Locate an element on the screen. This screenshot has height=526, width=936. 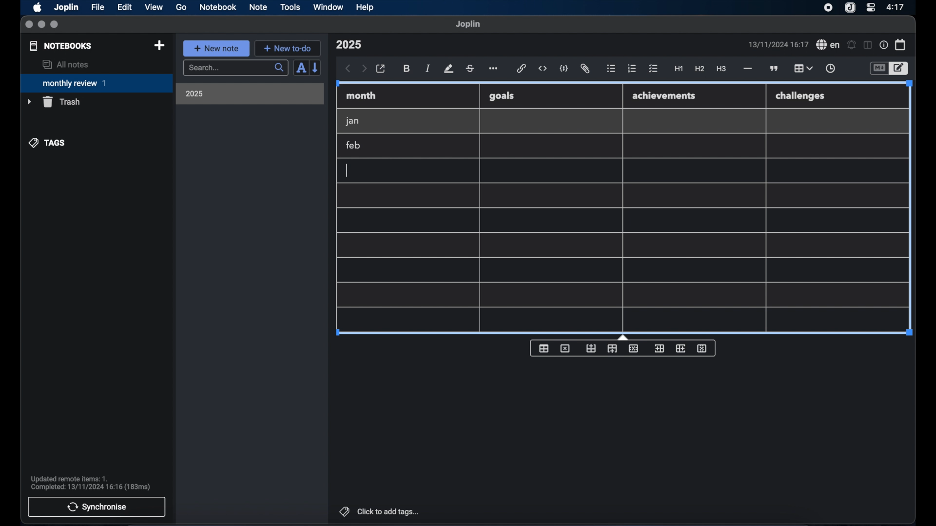
sort order field is located at coordinates (301, 68).